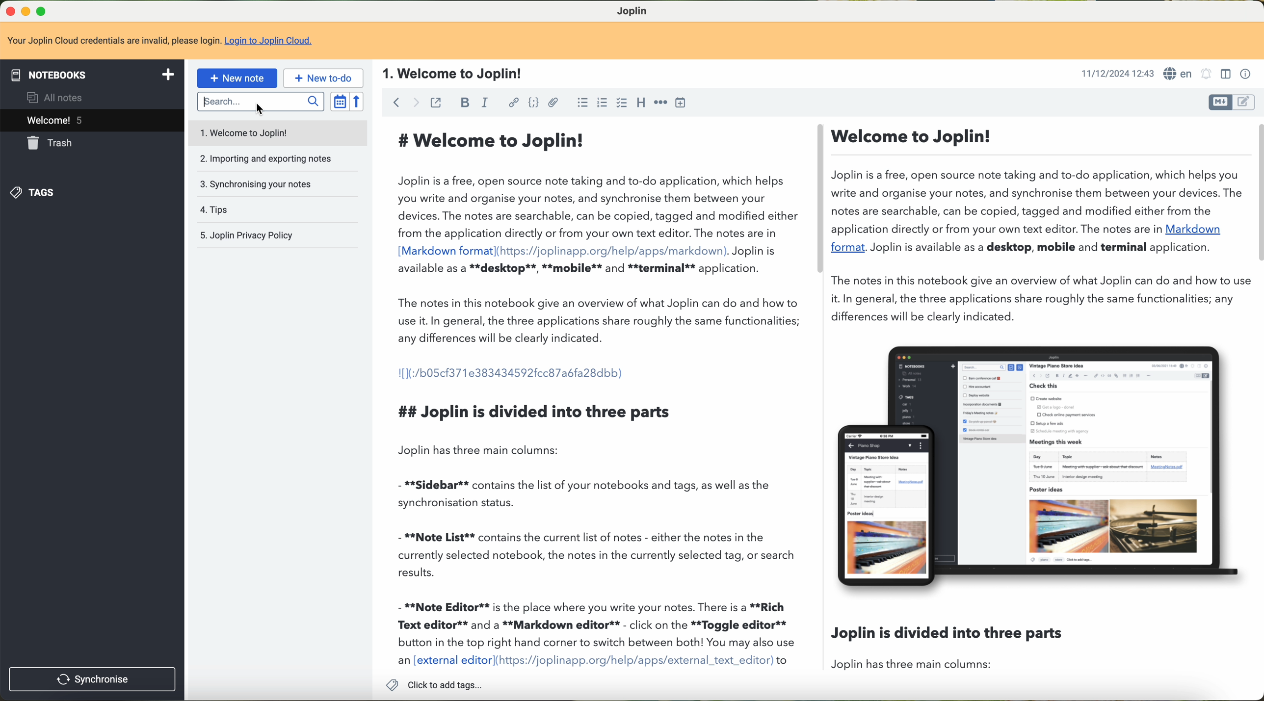 This screenshot has width=1264, height=701. I want to click on numbered list, so click(580, 102).